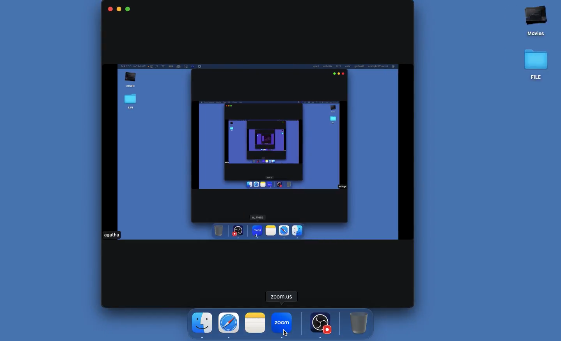  I want to click on minimse, so click(118, 6).